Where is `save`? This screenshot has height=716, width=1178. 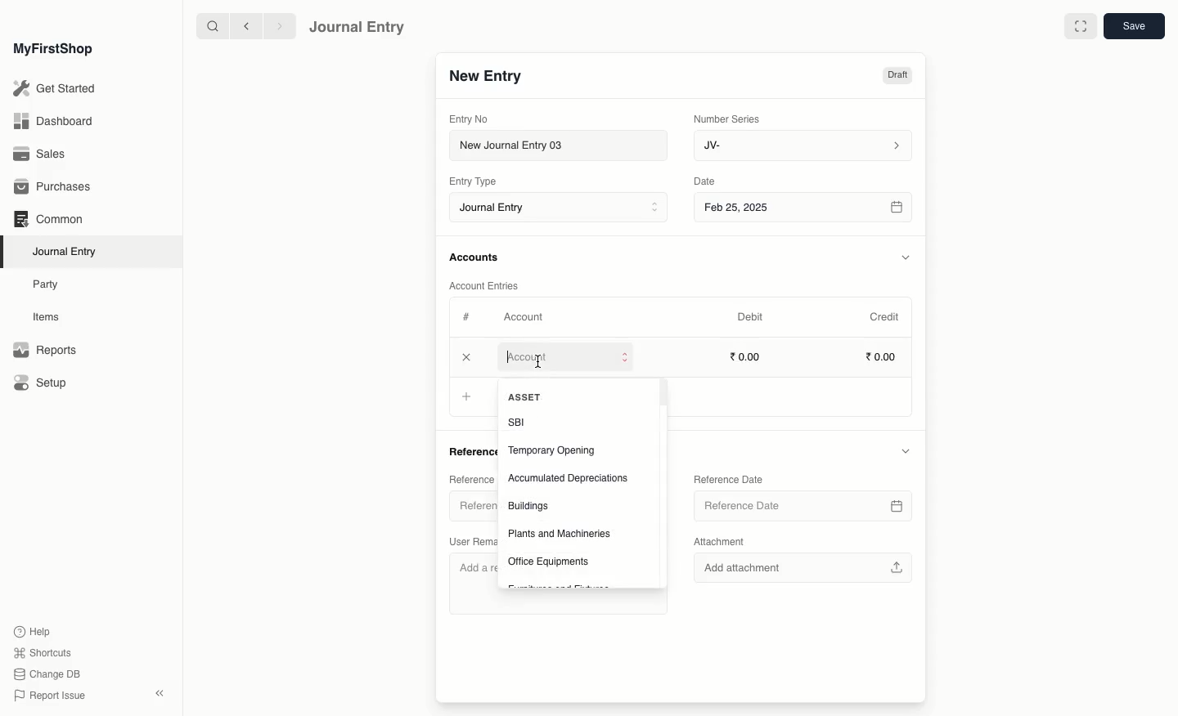
save is located at coordinates (1133, 27).